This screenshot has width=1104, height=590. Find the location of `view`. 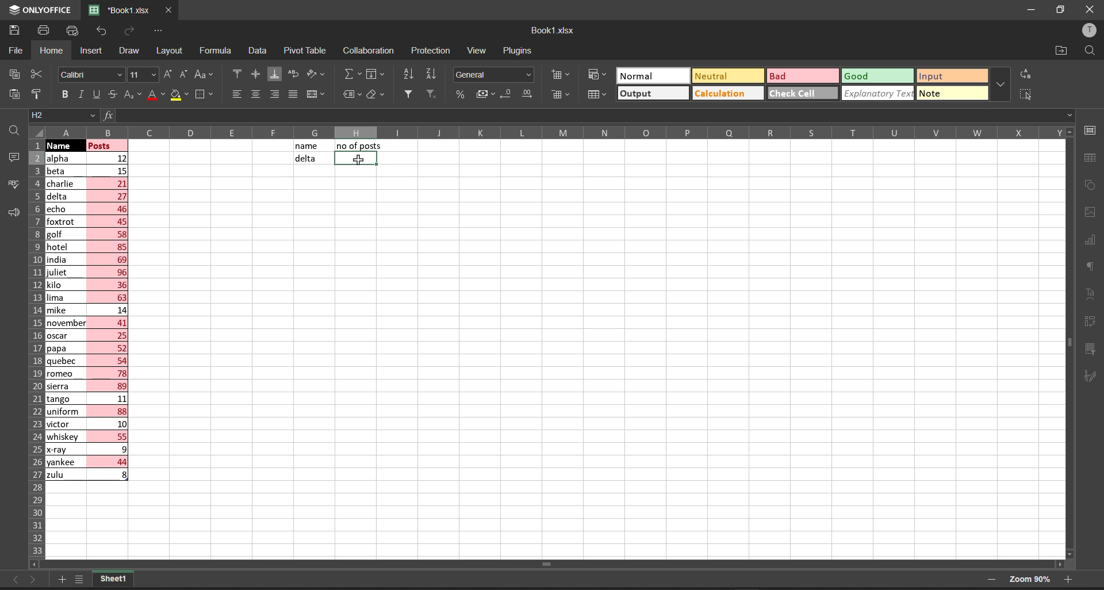

view is located at coordinates (477, 51).